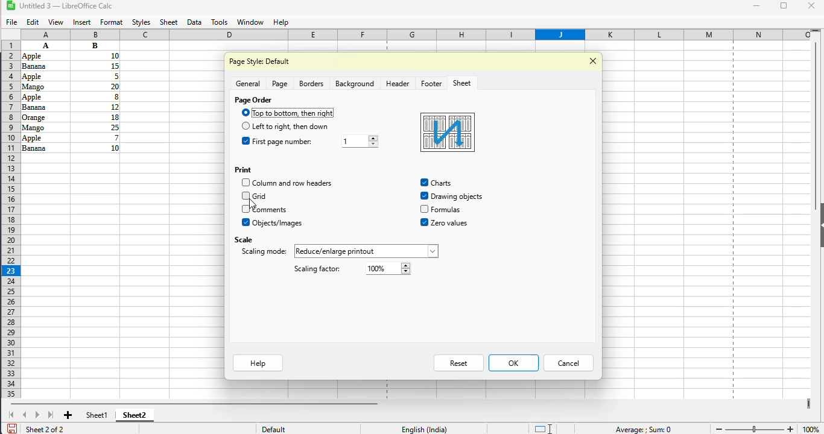 The image size is (824, 434). What do you see at coordinates (142, 23) in the screenshot?
I see `styles` at bounding box center [142, 23].